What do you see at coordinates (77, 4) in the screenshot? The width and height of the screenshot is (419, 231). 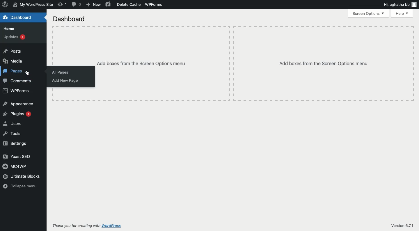 I see `Comment` at bounding box center [77, 4].